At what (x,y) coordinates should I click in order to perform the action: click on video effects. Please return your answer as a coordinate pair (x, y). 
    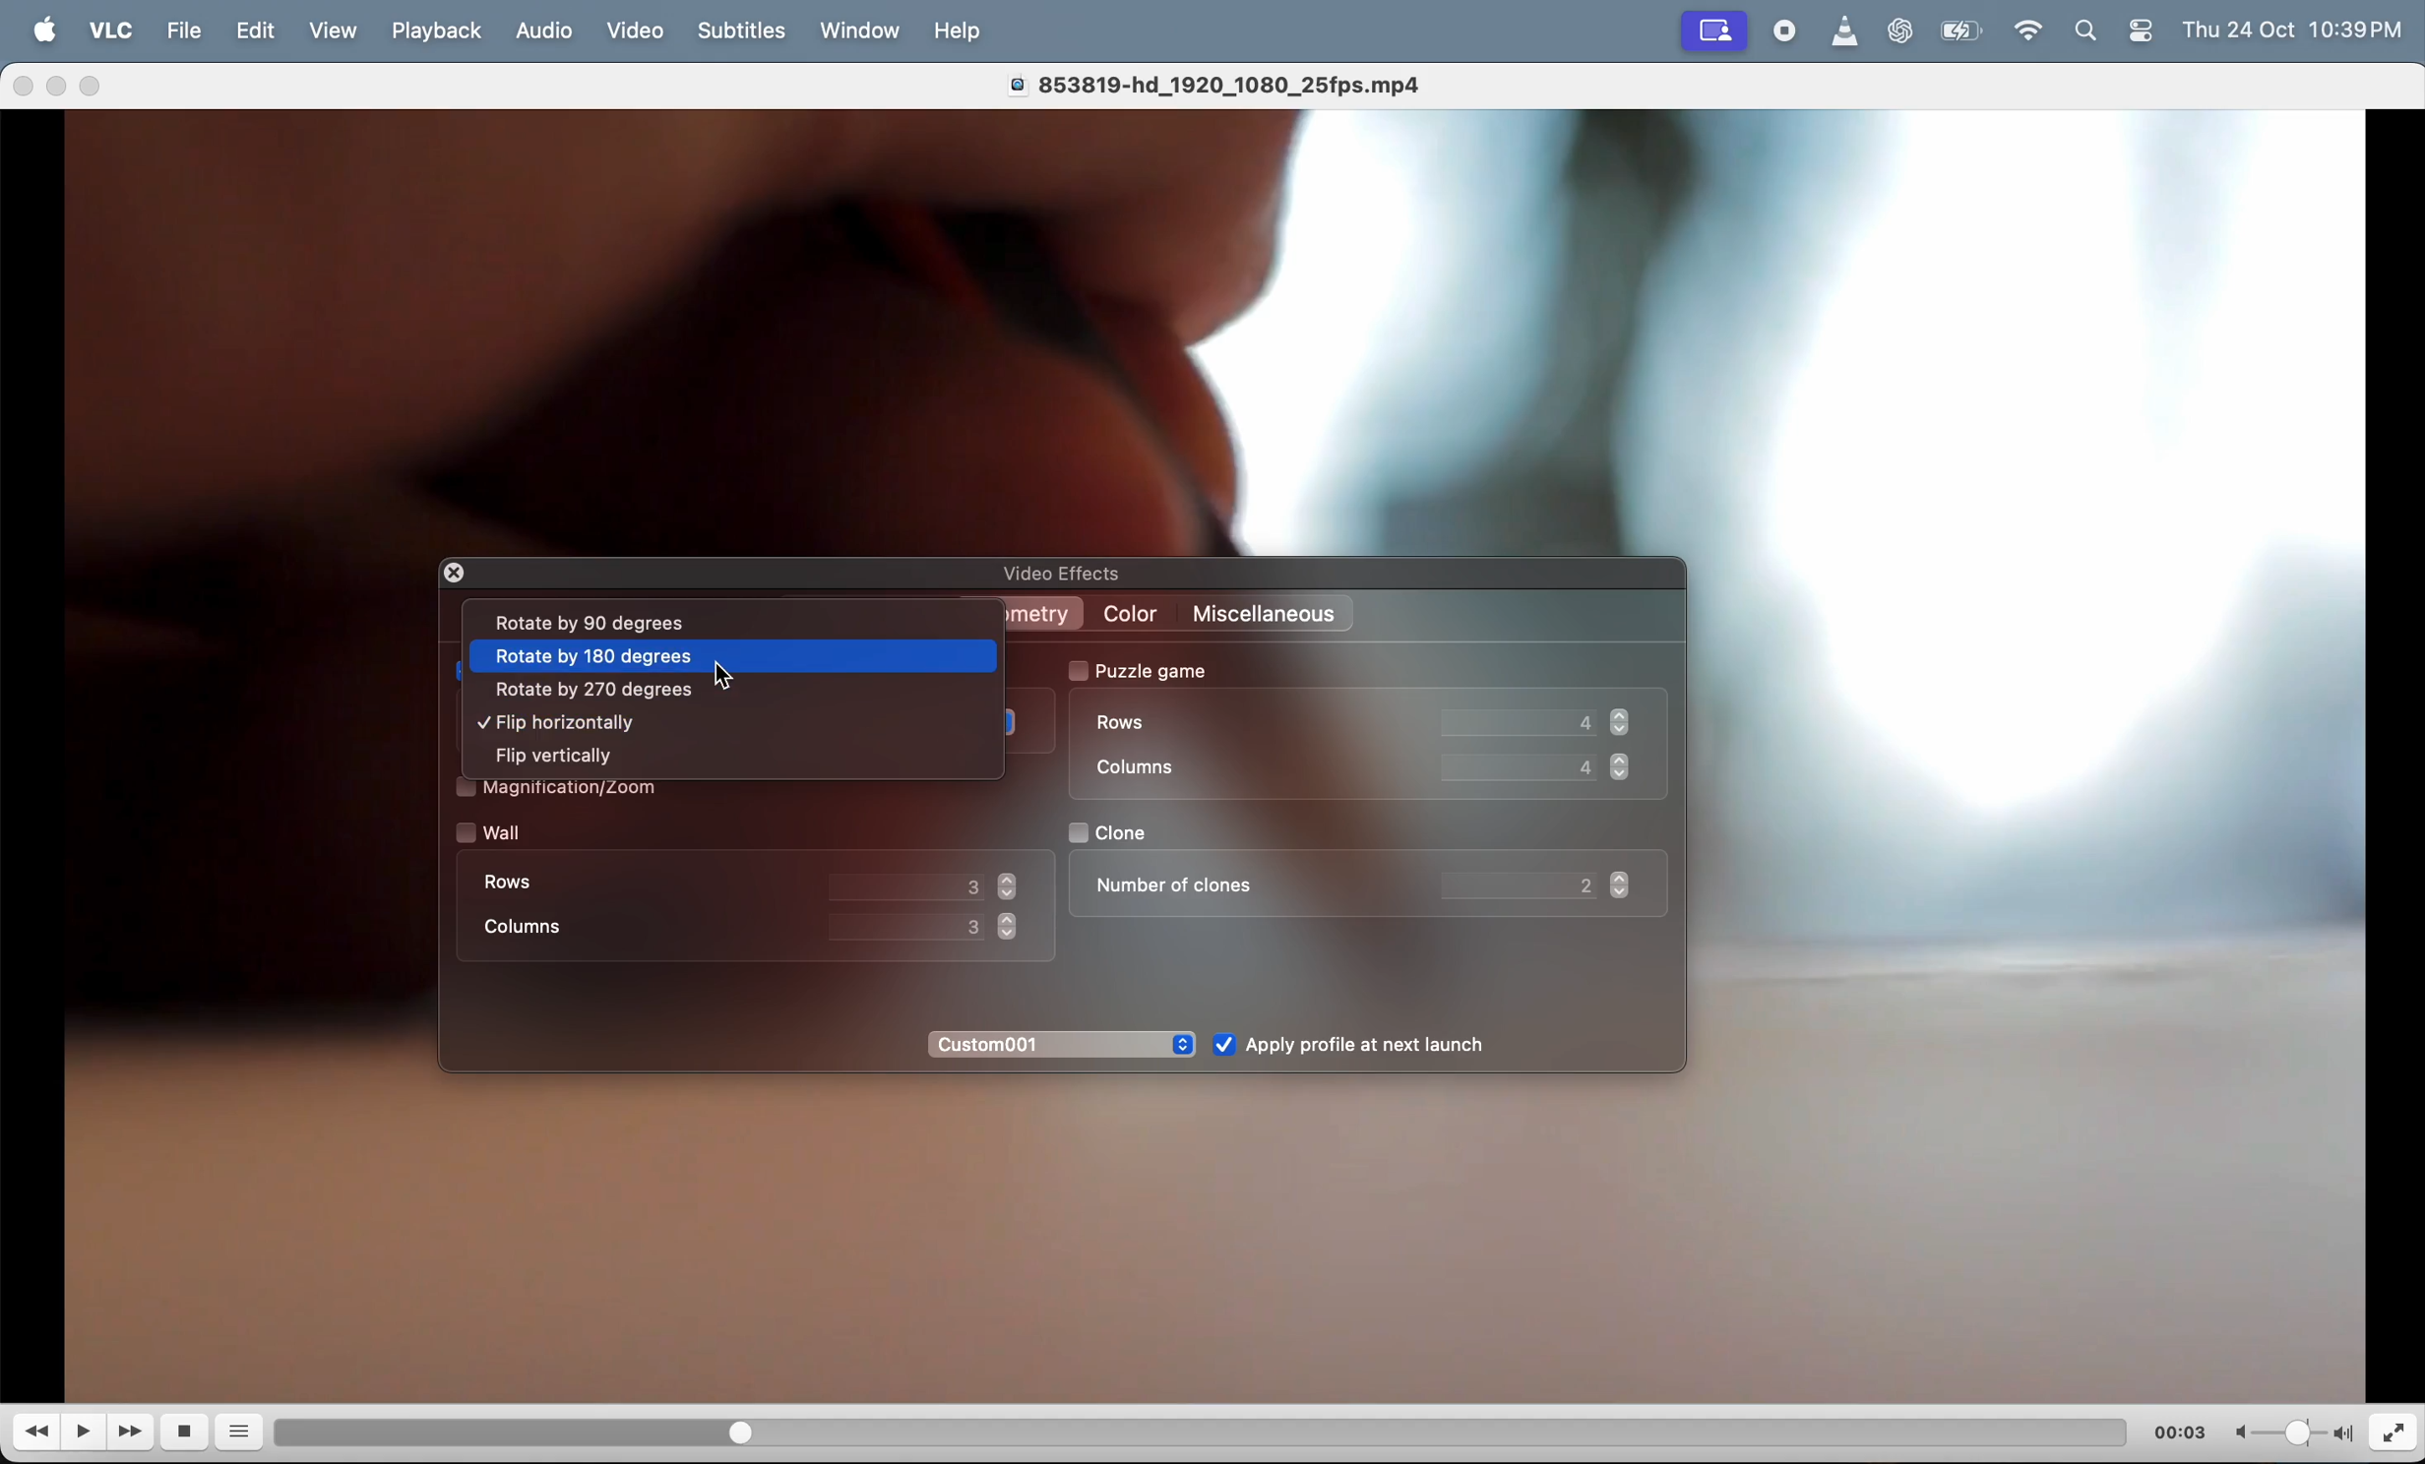
    Looking at the image, I should click on (1069, 573).